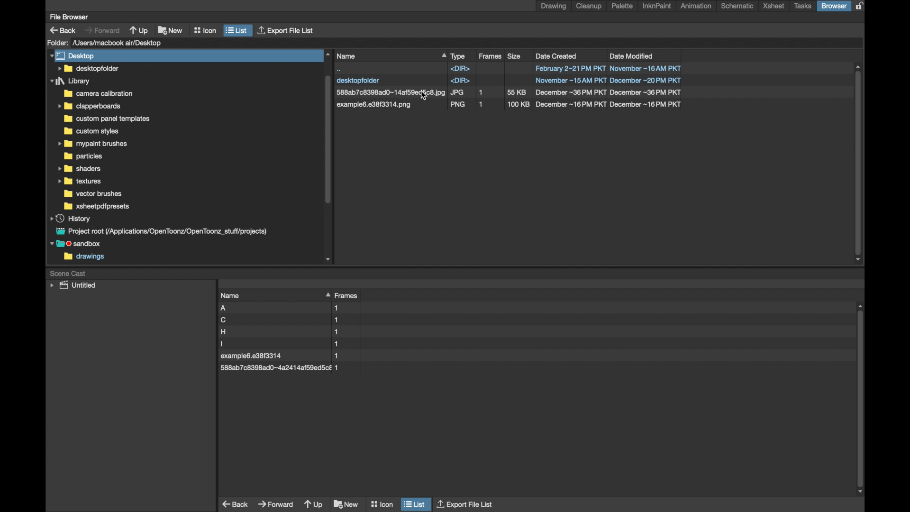 Image resolution: width=910 pixels, height=512 pixels. What do you see at coordinates (515, 55) in the screenshot?
I see `size` at bounding box center [515, 55].